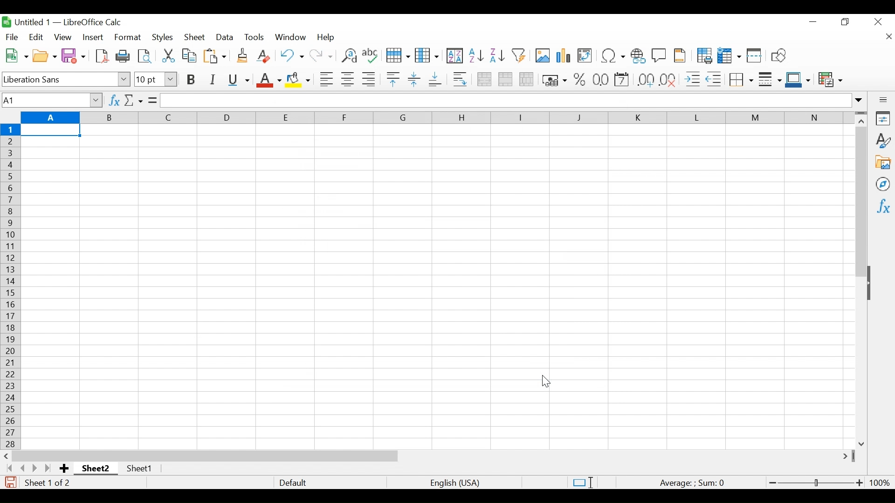  What do you see at coordinates (563, 56) in the screenshot?
I see `Insert Chart` at bounding box center [563, 56].